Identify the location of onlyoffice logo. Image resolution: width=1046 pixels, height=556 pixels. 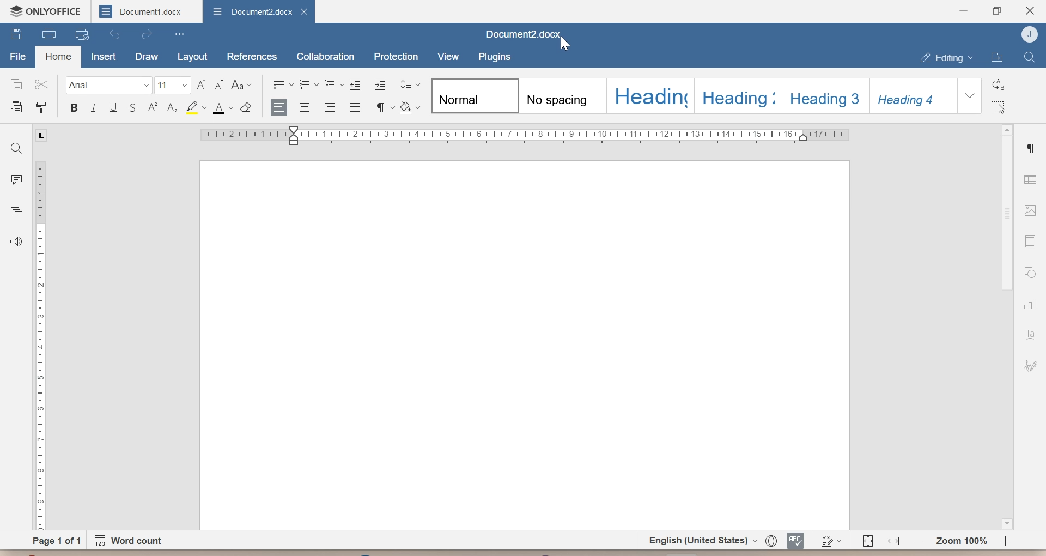
(15, 10).